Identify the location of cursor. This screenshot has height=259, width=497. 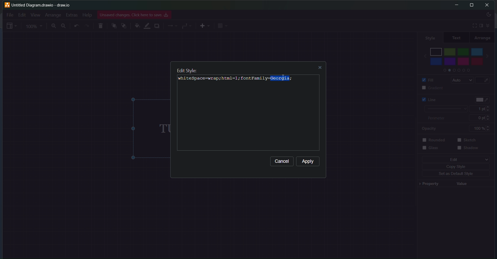
(283, 78).